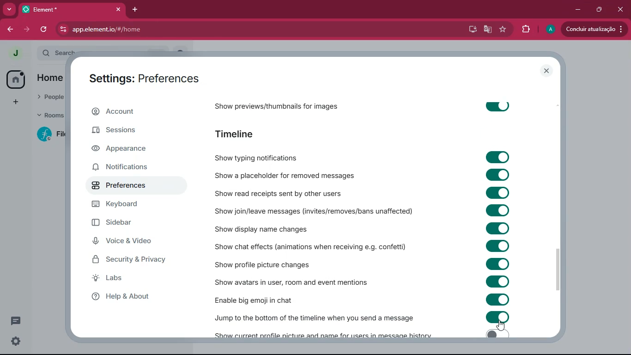 The image size is (631, 355). I want to click on toggle on , so click(497, 227).